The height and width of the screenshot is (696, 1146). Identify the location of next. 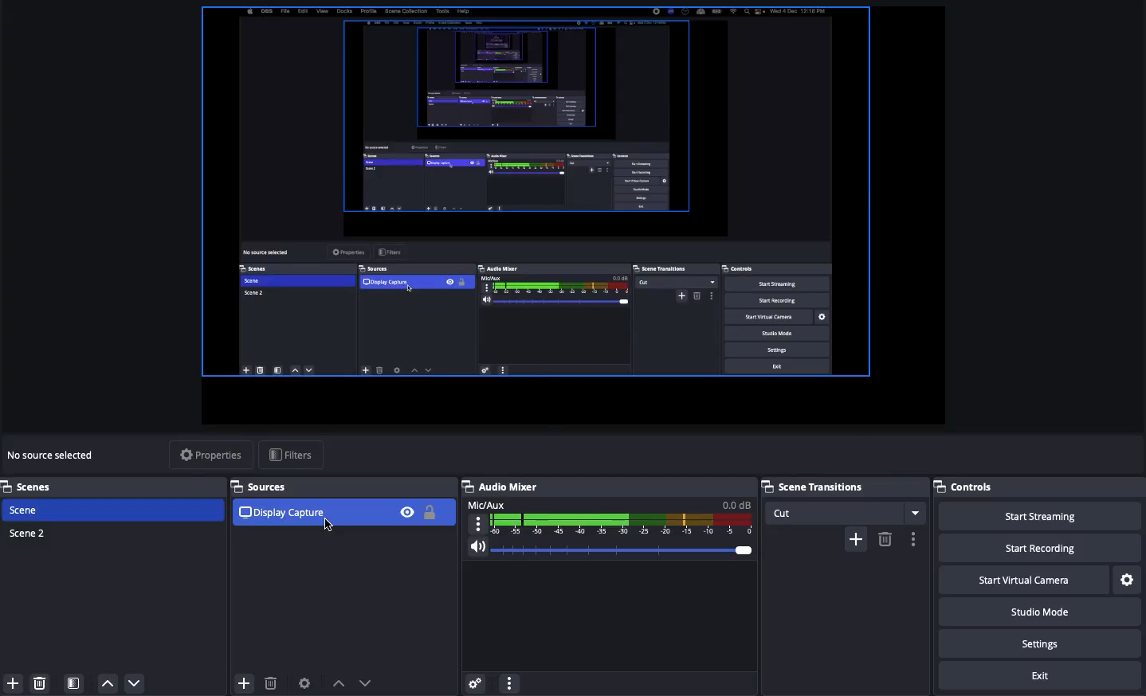
(370, 682).